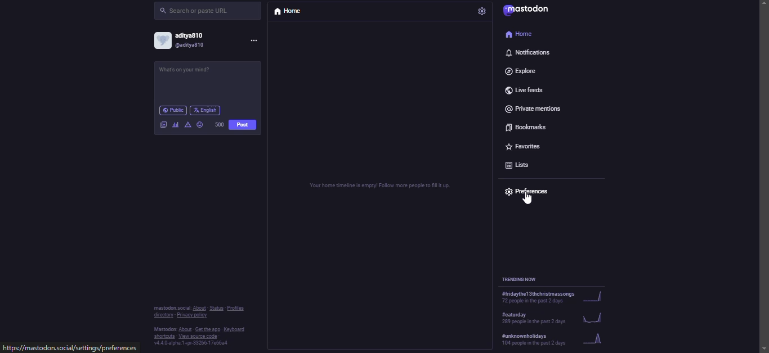 The width and height of the screenshot is (769, 353). I want to click on trending now, so click(519, 279).